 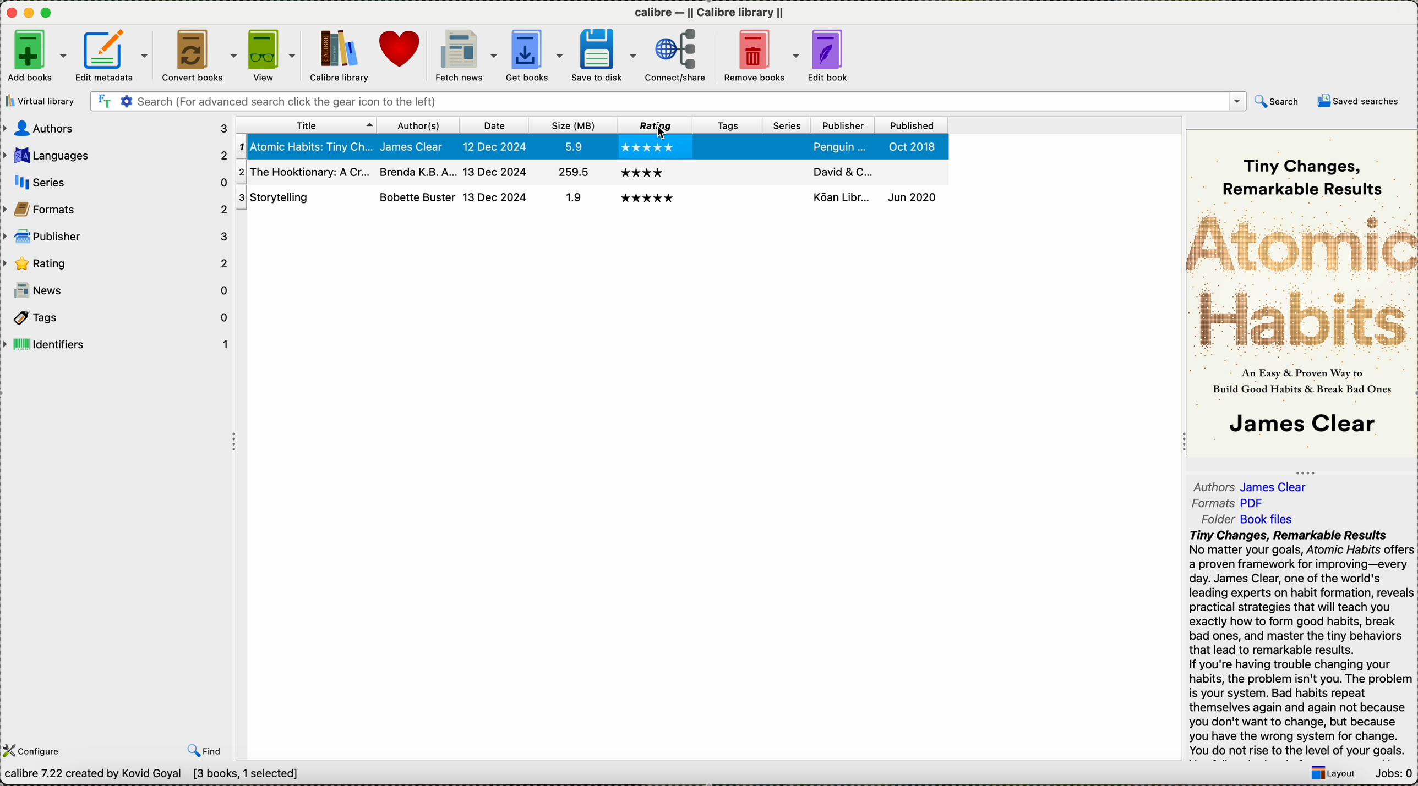 I want to click on 4 star, so click(x=641, y=172).